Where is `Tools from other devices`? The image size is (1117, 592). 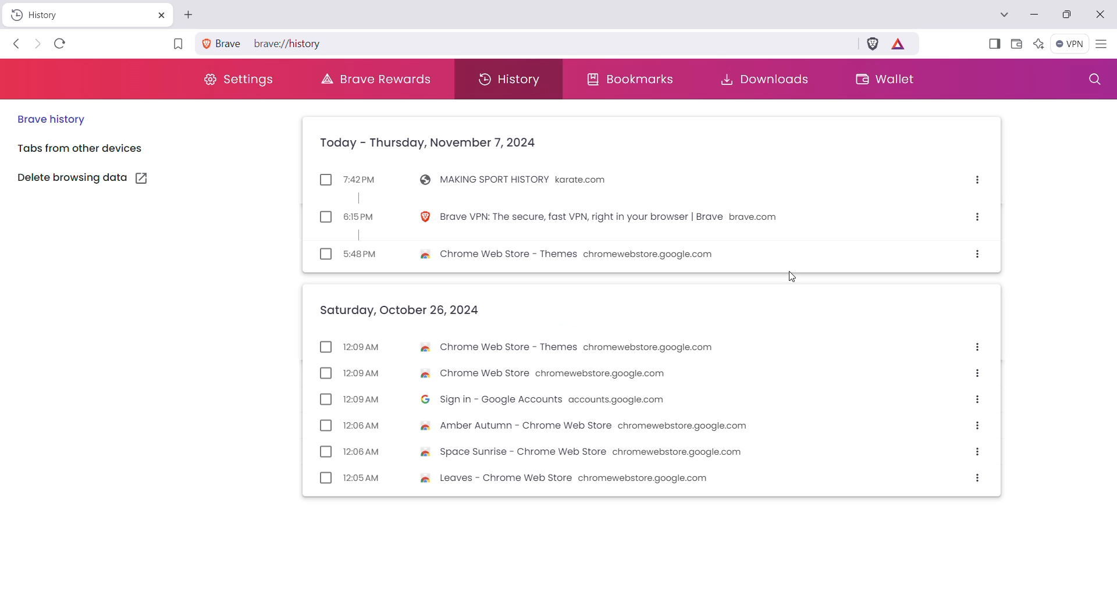
Tools from other devices is located at coordinates (91, 149).